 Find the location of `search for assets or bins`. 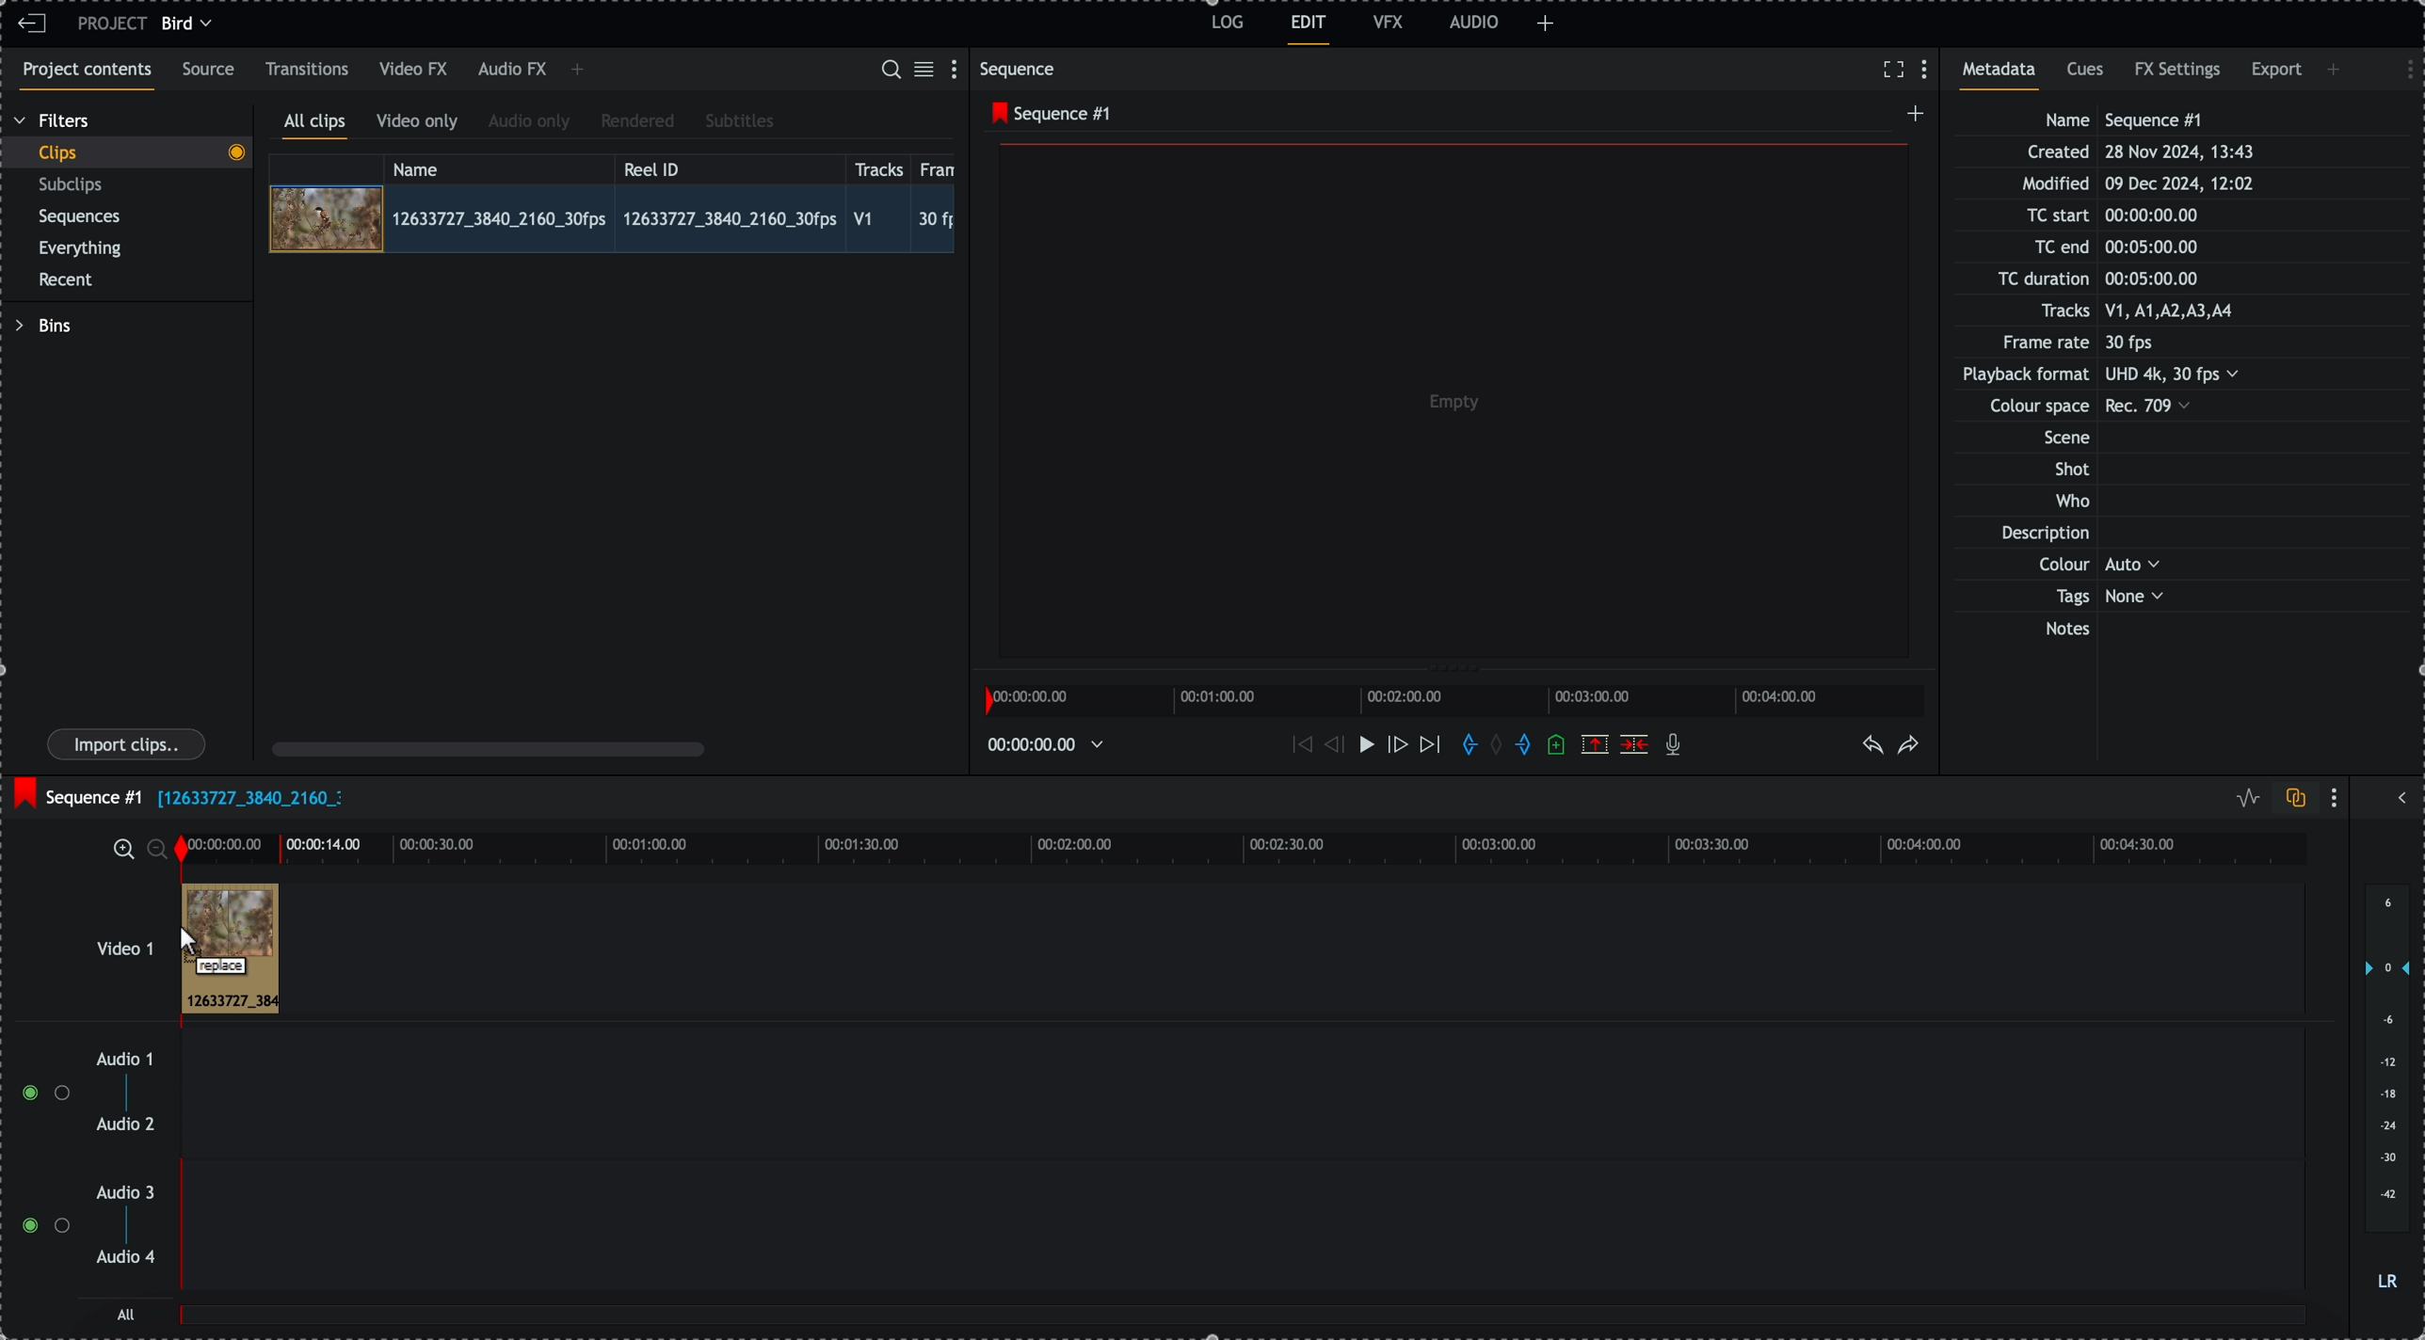

search for assets or bins is located at coordinates (890, 71).